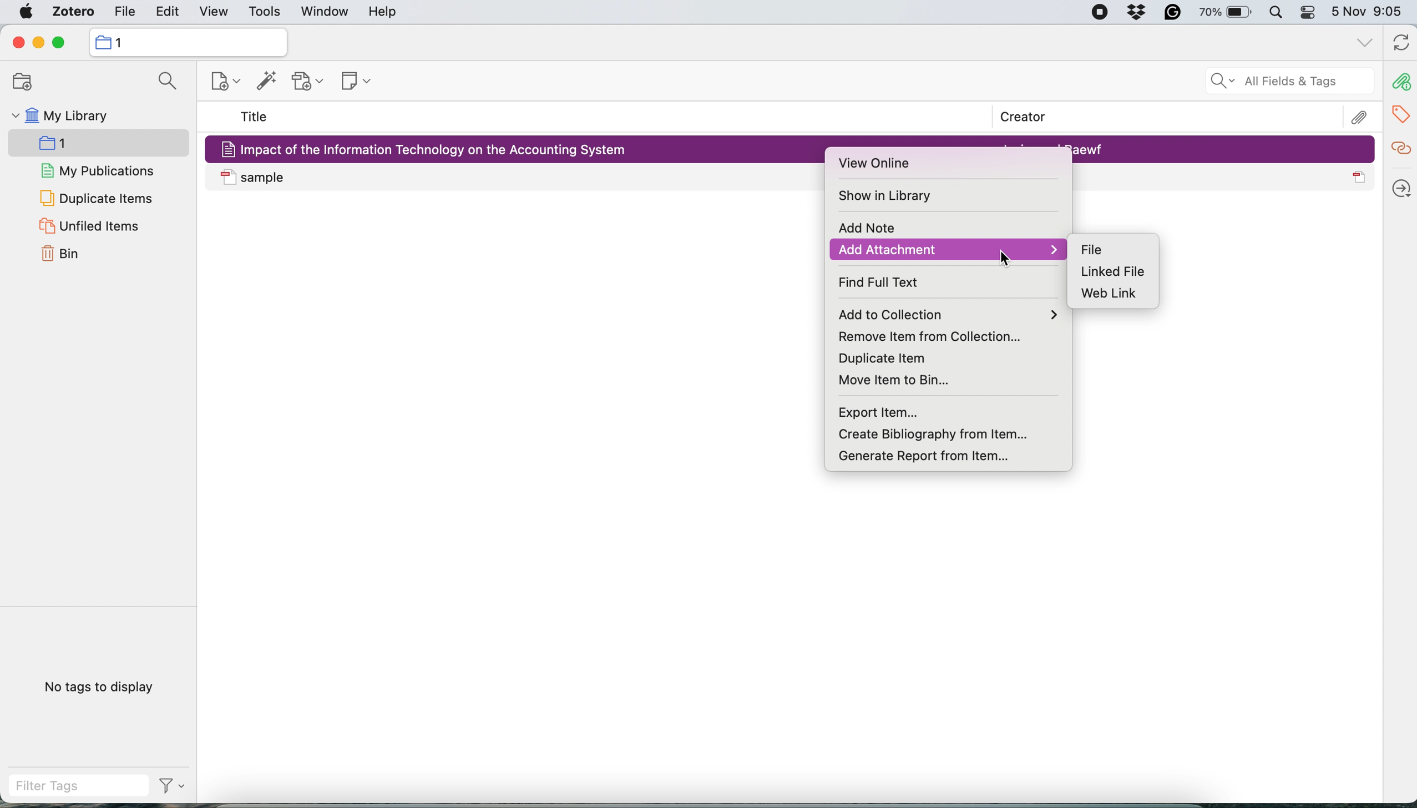 This screenshot has width=1417, height=808. What do you see at coordinates (1403, 112) in the screenshot?
I see `tags` at bounding box center [1403, 112].